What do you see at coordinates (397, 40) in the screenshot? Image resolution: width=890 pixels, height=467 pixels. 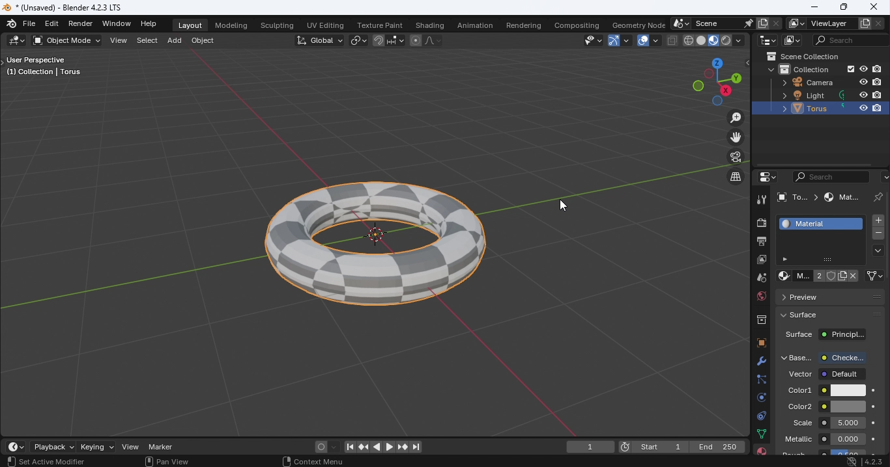 I see `Snapping` at bounding box center [397, 40].